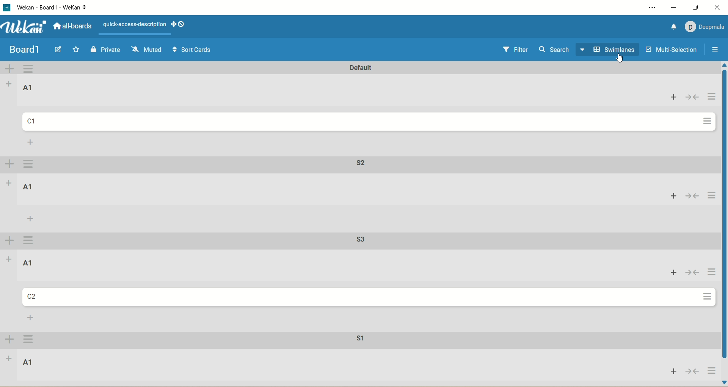  Describe the element at coordinates (10, 69) in the screenshot. I see `add swimlane` at that location.